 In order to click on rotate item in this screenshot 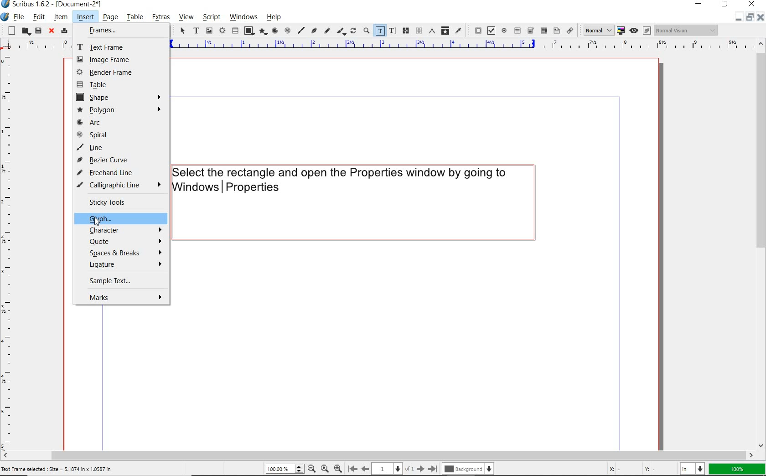, I will do `click(353, 31)`.